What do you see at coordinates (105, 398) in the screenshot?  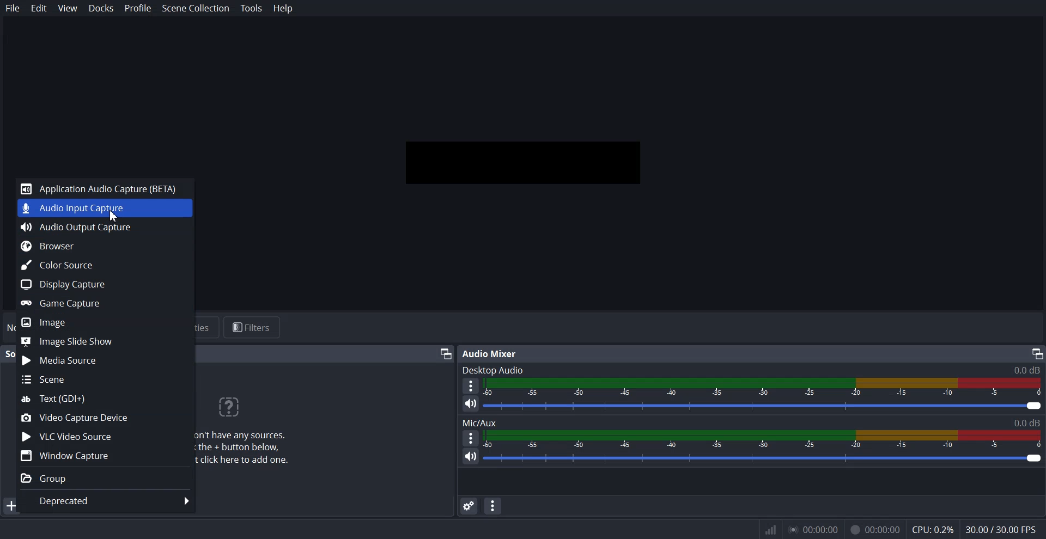 I see `Text GDI+` at bounding box center [105, 398].